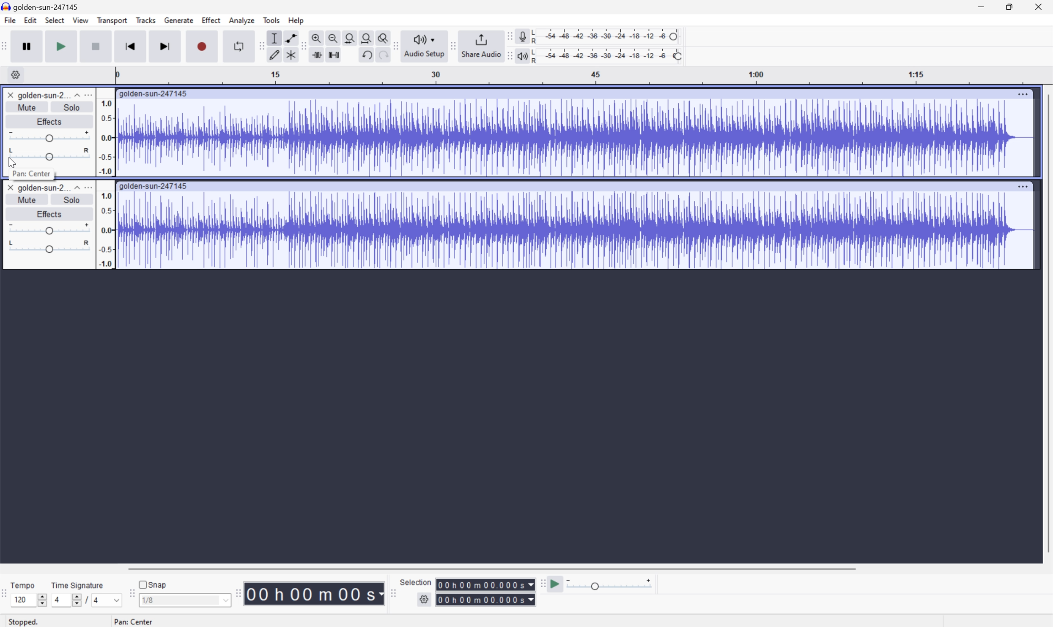 Image resolution: width=1053 pixels, height=627 pixels. I want to click on 1/8, so click(185, 600).